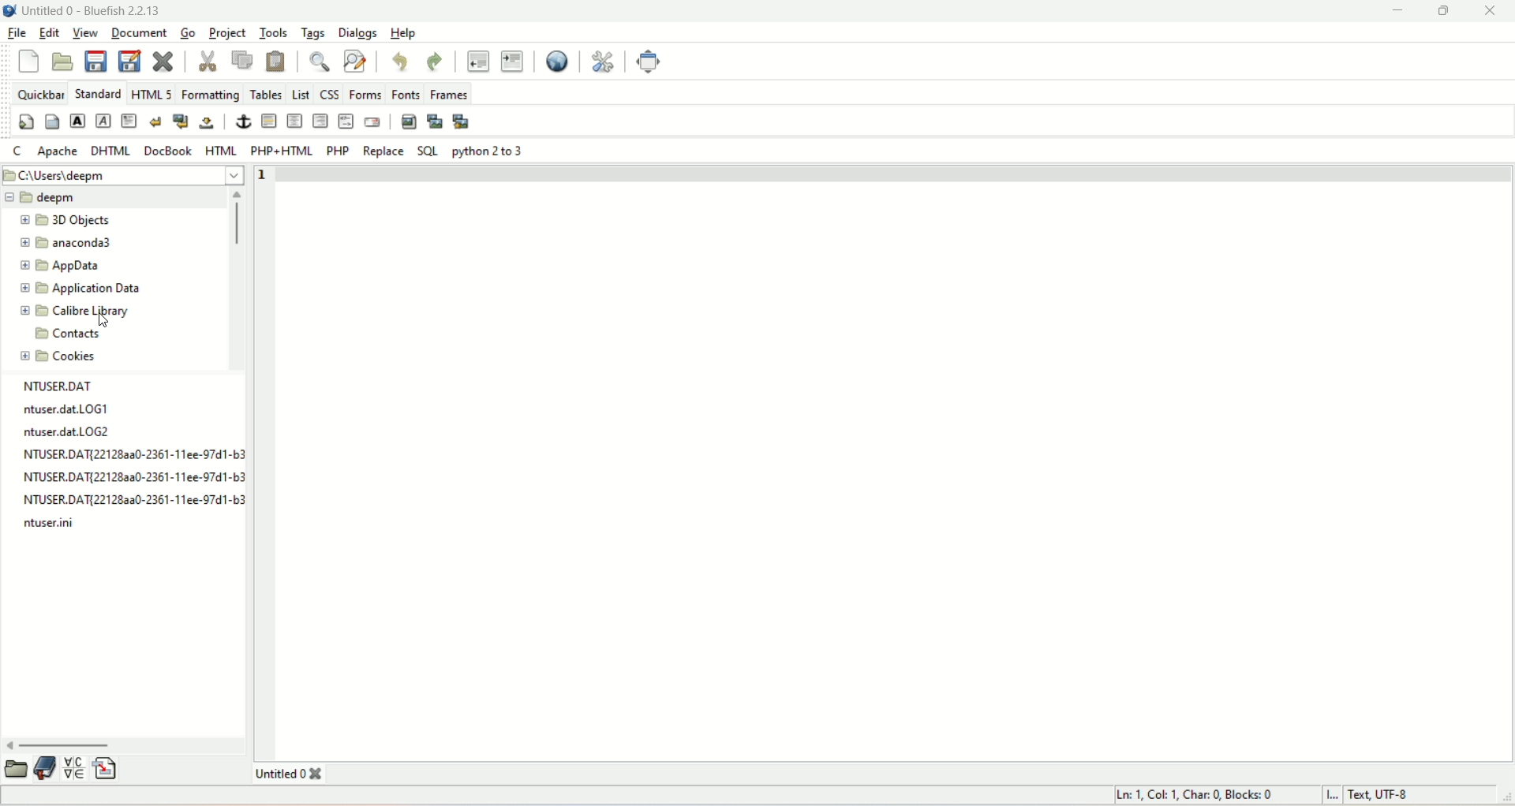 Image resolution: width=1515 pixels, height=806 pixels. I want to click on close current file, so click(162, 59).